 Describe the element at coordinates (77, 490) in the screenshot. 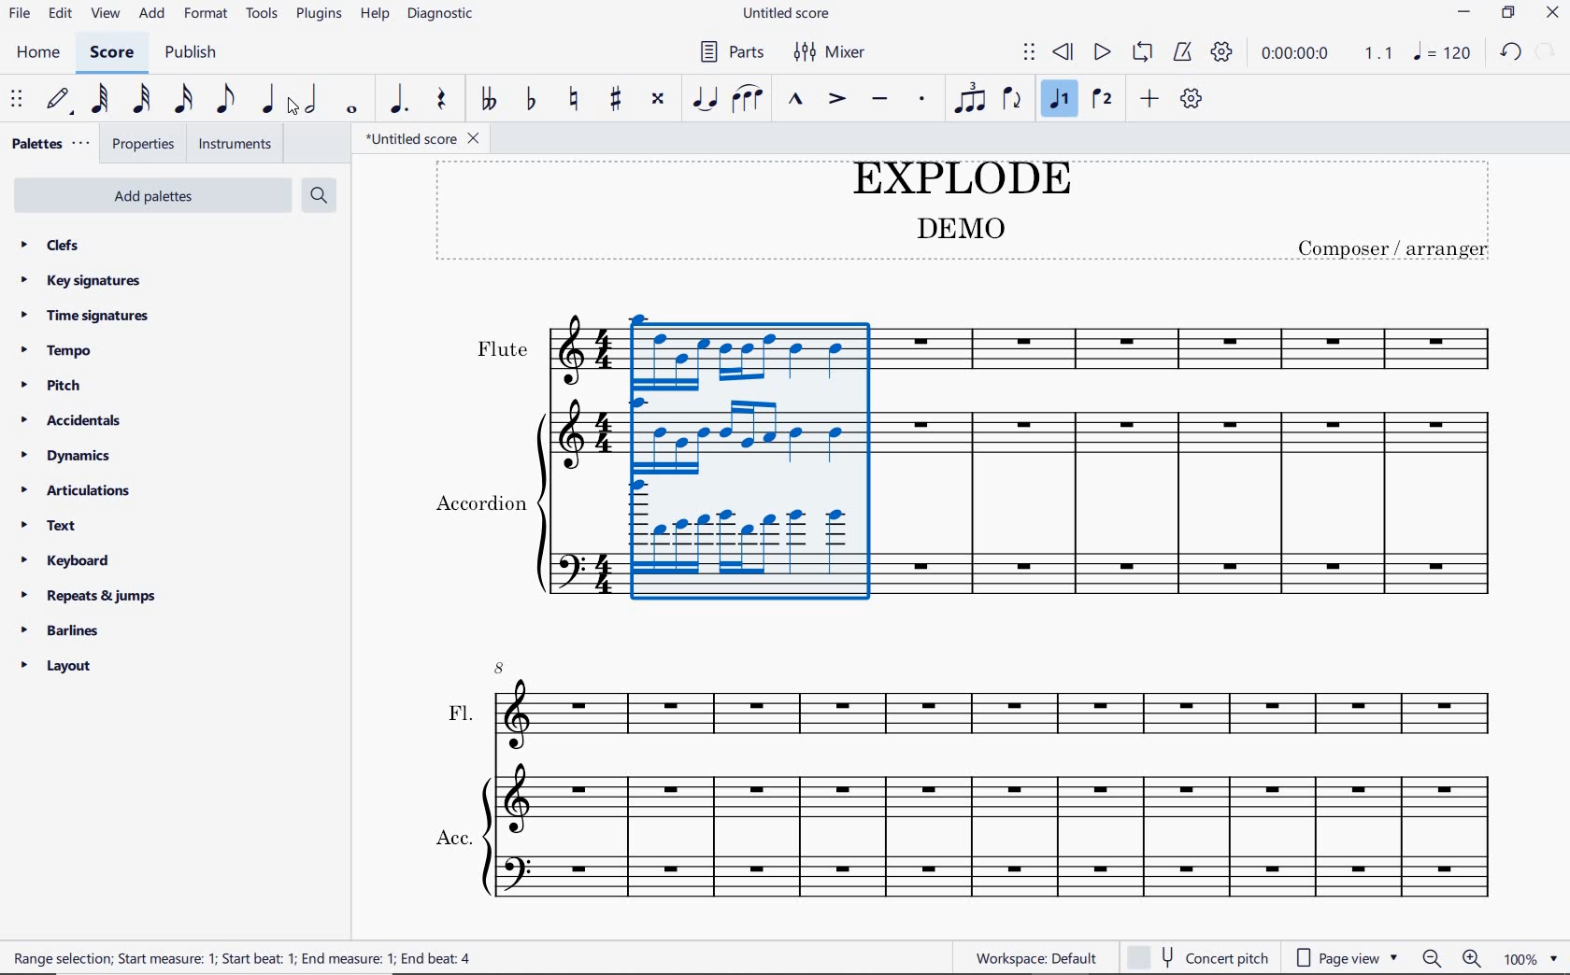

I see `articulations` at that location.